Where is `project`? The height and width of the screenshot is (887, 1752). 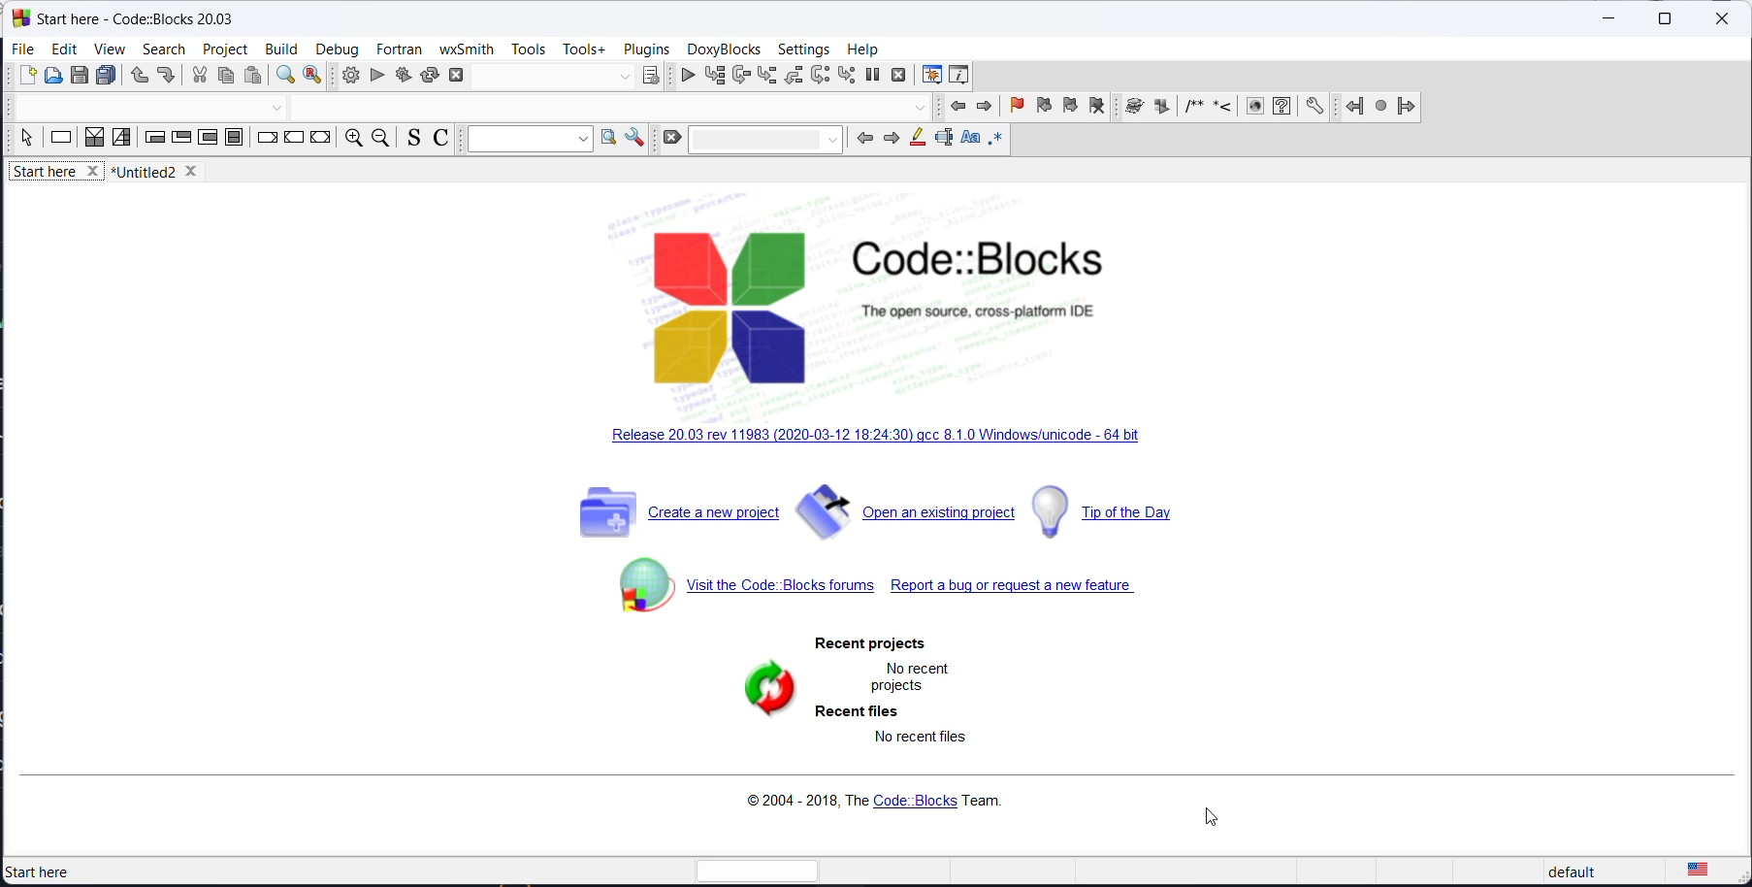 project is located at coordinates (226, 47).